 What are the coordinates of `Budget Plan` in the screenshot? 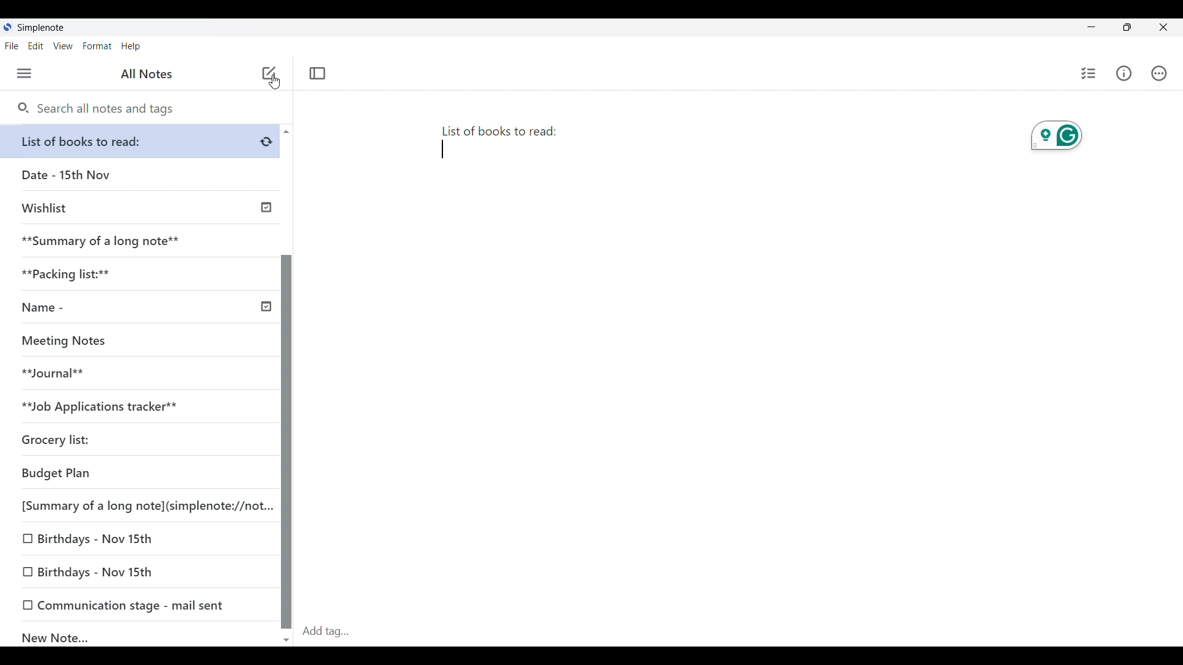 It's located at (138, 474).